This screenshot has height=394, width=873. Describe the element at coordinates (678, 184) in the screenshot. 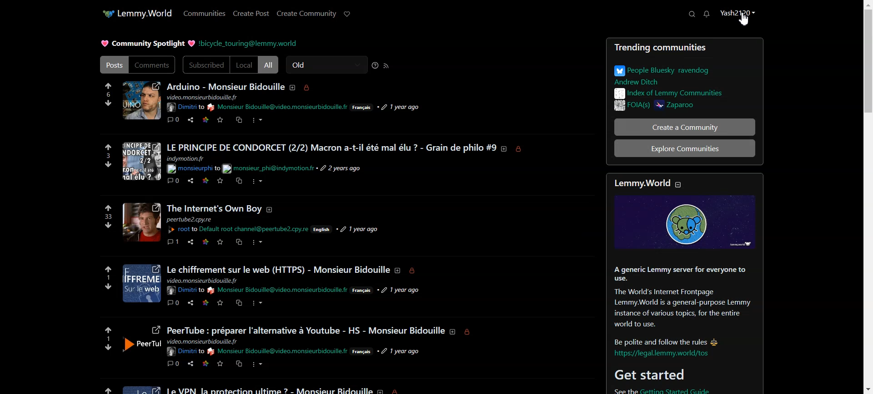

I see `Collapse` at that location.